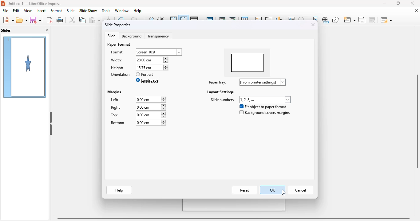 The width and height of the screenshot is (420, 221). Describe the element at coordinates (148, 115) in the screenshot. I see `top: 0.00 cm` at that location.